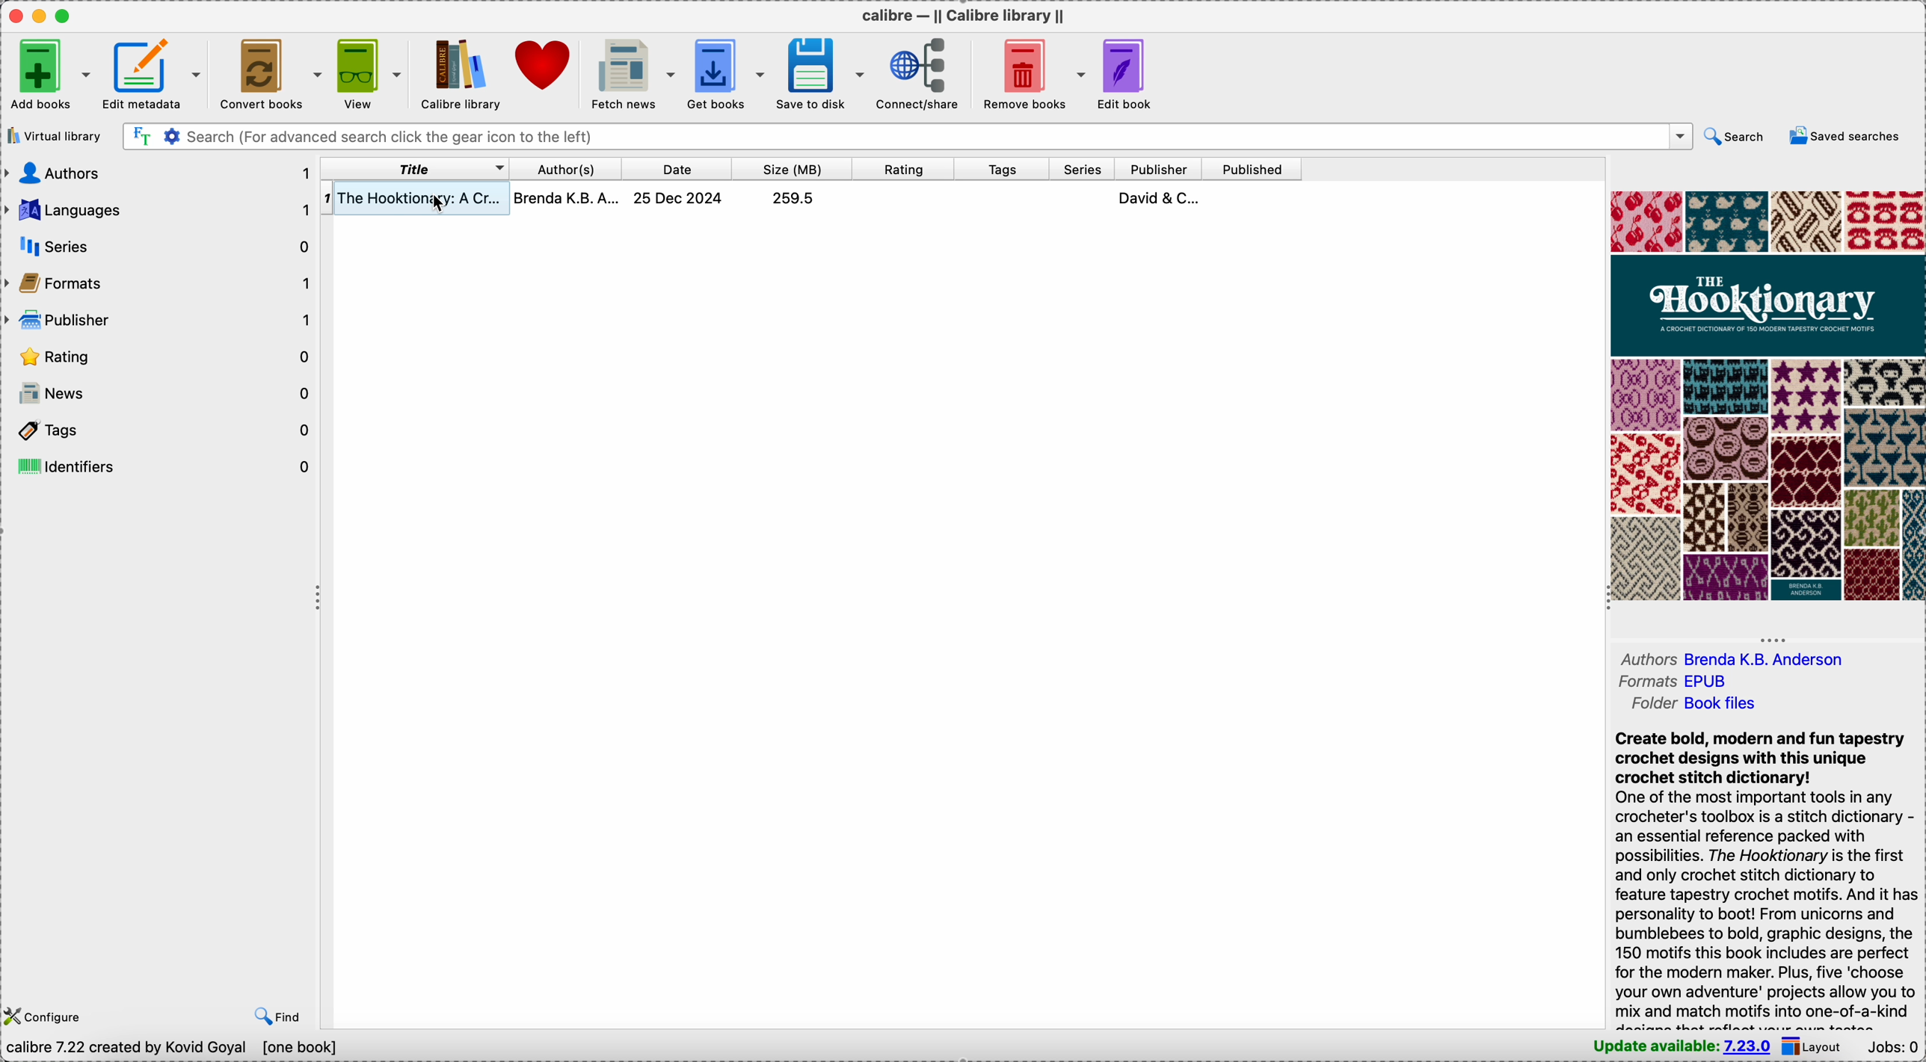  What do you see at coordinates (787, 168) in the screenshot?
I see `size` at bounding box center [787, 168].